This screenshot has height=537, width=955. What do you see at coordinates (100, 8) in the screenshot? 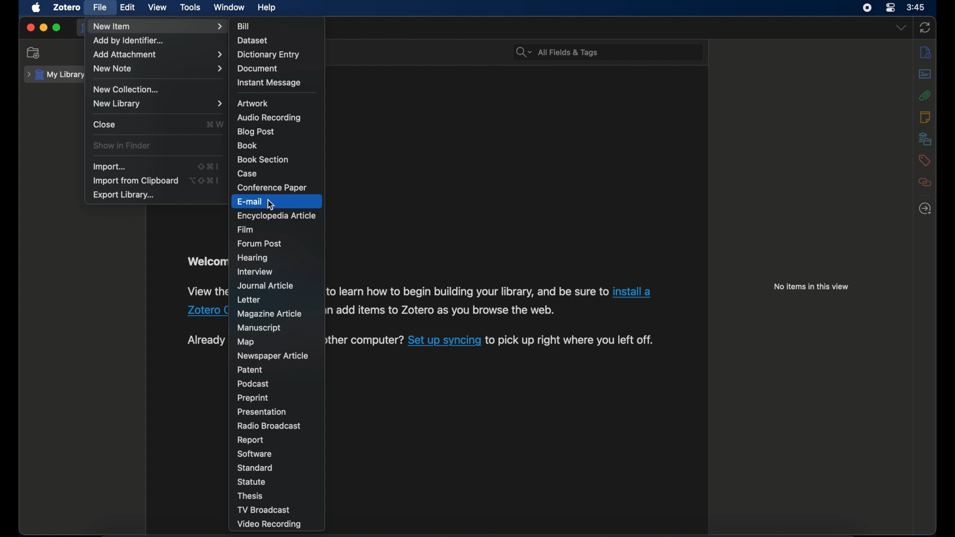
I see `file` at bounding box center [100, 8].